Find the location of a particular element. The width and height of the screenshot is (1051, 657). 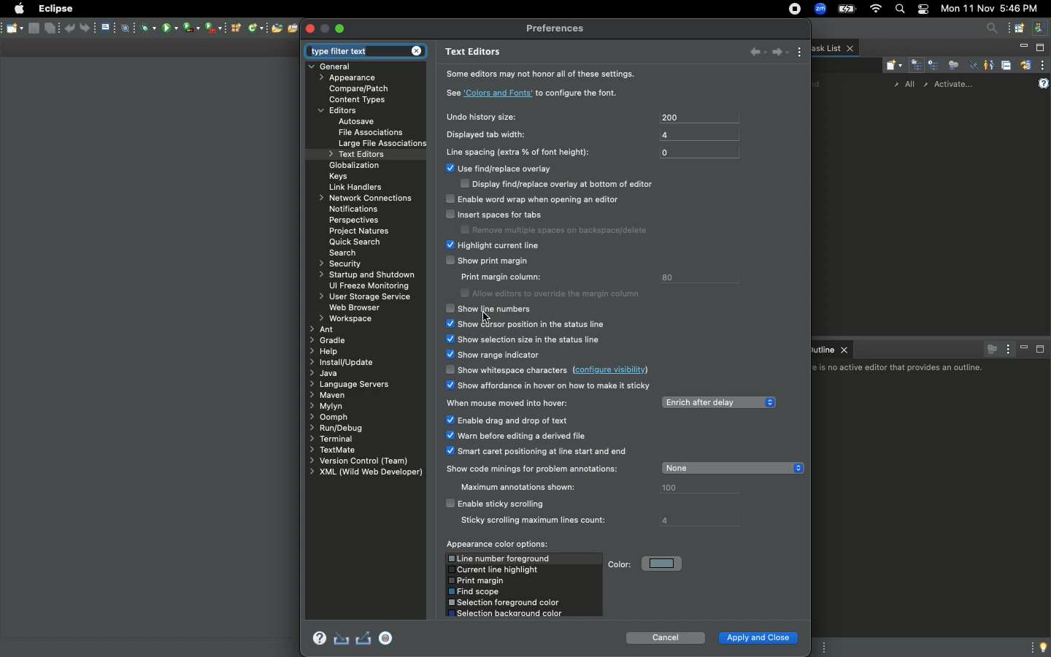

General is located at coordinates (339, 67).